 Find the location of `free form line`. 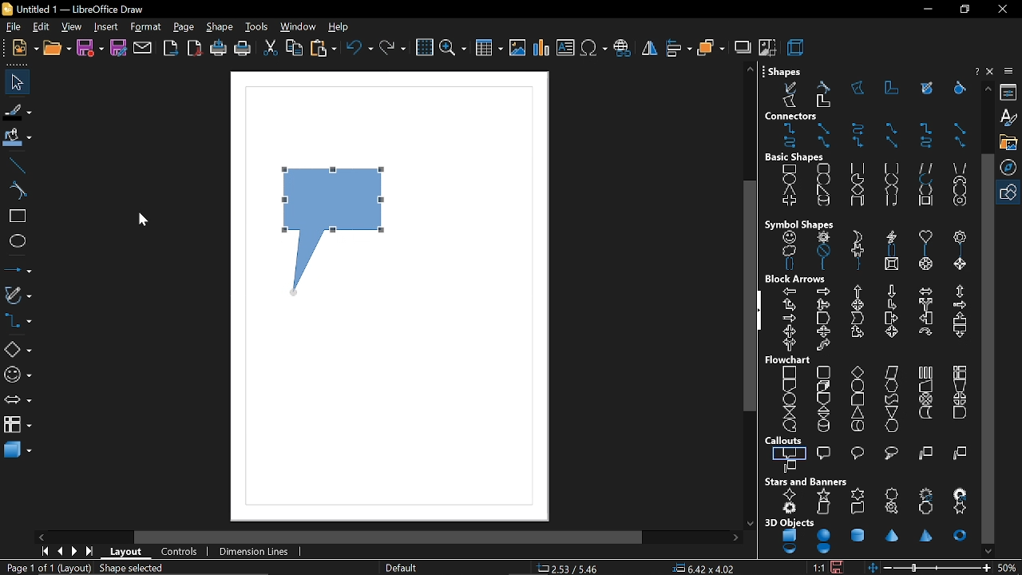

free form line is located at coordinates (789, 86).